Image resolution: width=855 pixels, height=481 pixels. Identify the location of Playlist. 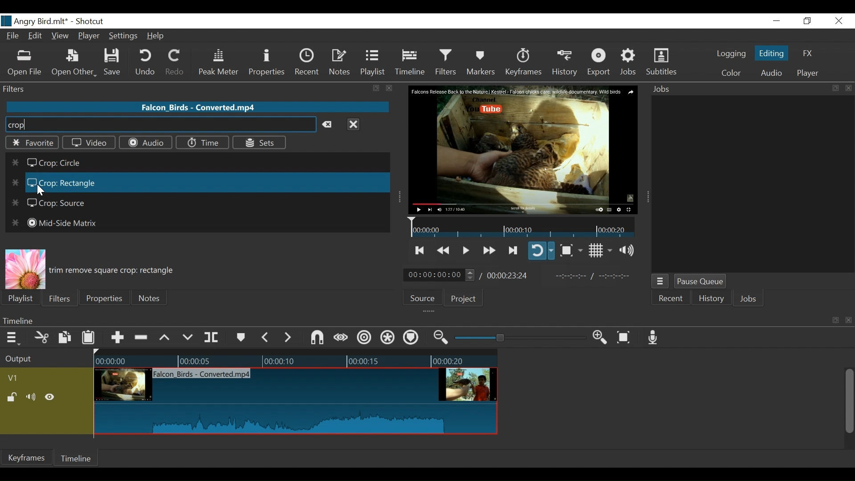
(21, 298).